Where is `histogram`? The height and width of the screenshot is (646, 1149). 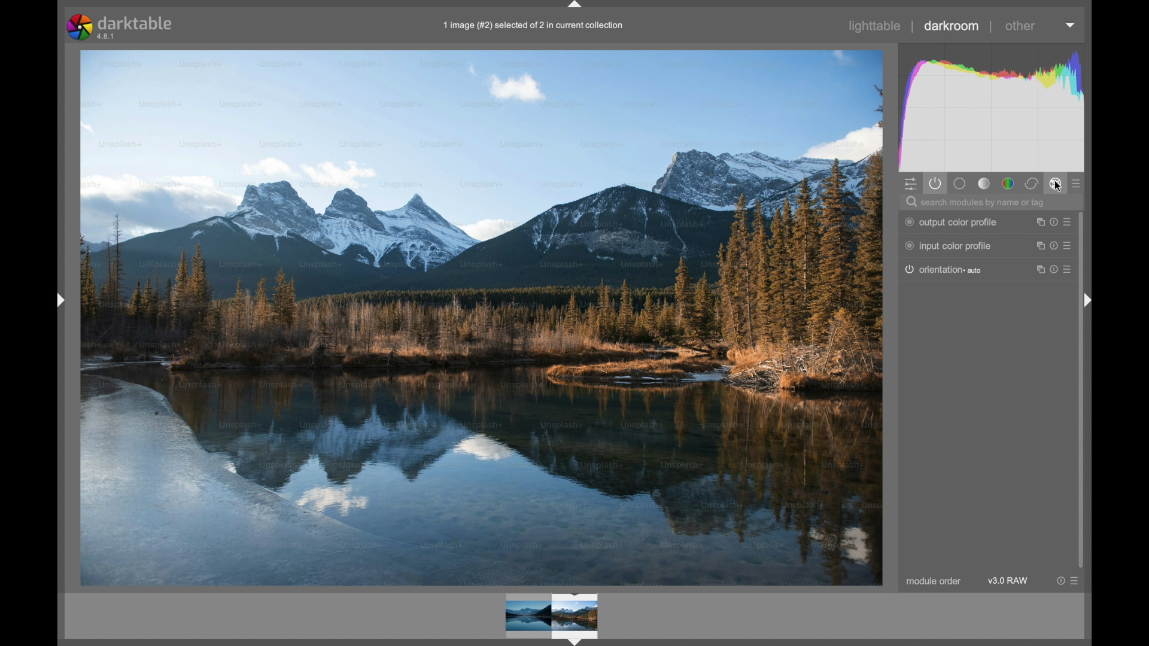
histogram is located at coordinates (989, 106).